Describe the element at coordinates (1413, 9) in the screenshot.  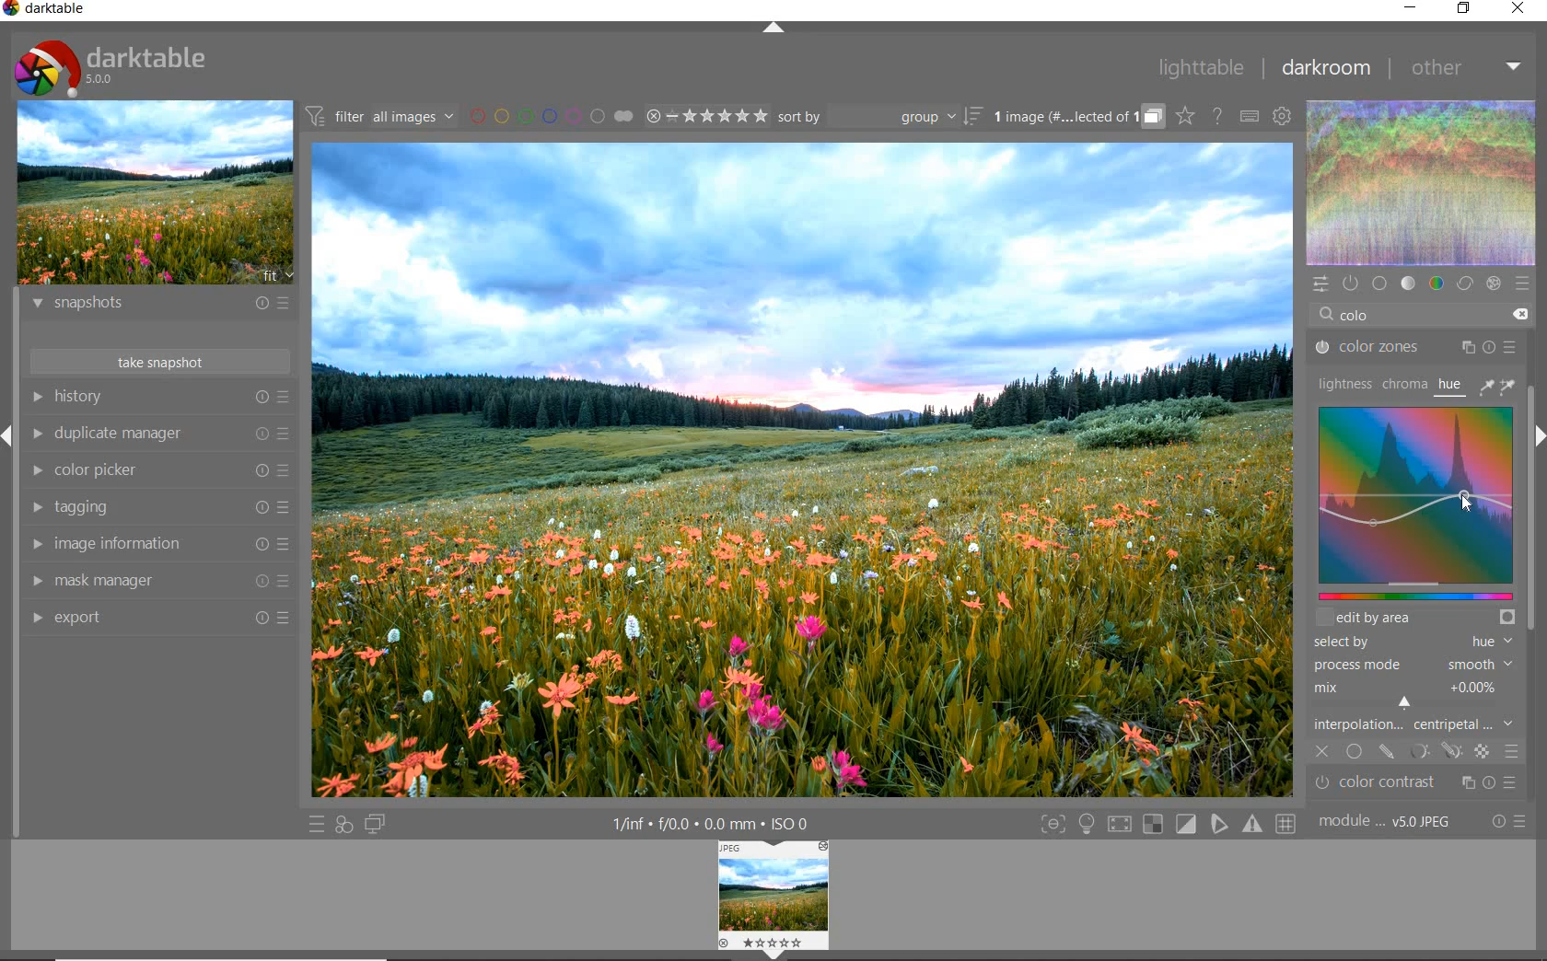
I see `minimize` at that location.